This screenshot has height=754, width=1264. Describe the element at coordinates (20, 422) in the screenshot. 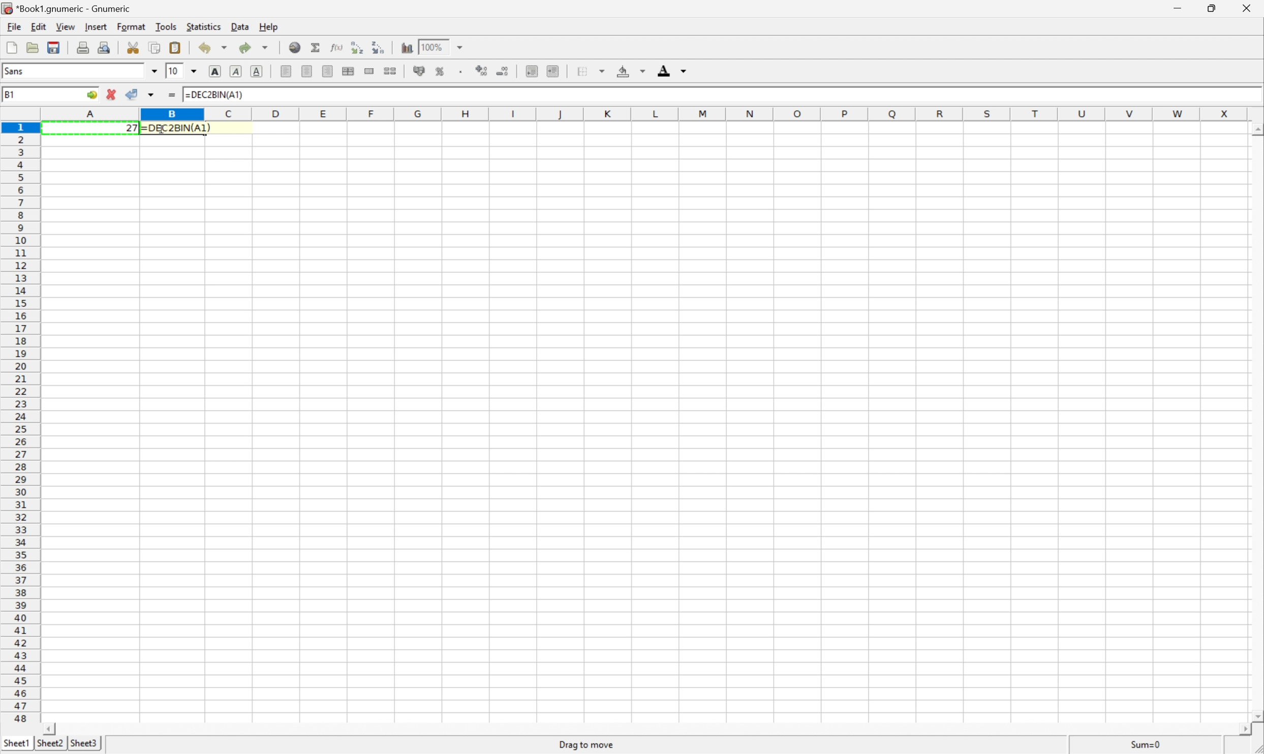

I see `Row Number` at that location.